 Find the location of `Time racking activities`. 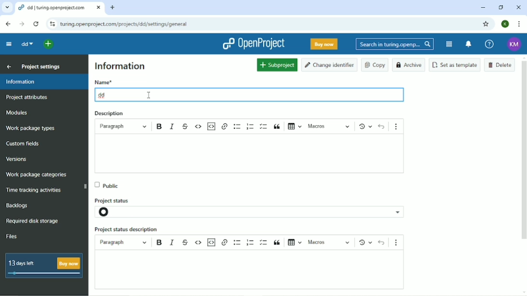

Time racking activities is located at coordinates (35, 190).